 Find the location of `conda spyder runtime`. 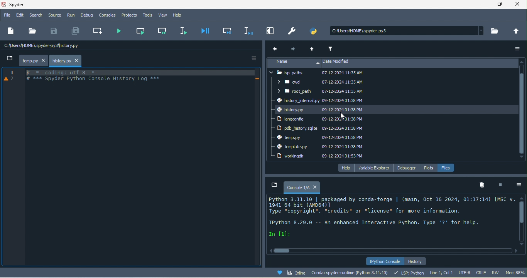

conda spyder runtime is located at coordinates (331, 273).